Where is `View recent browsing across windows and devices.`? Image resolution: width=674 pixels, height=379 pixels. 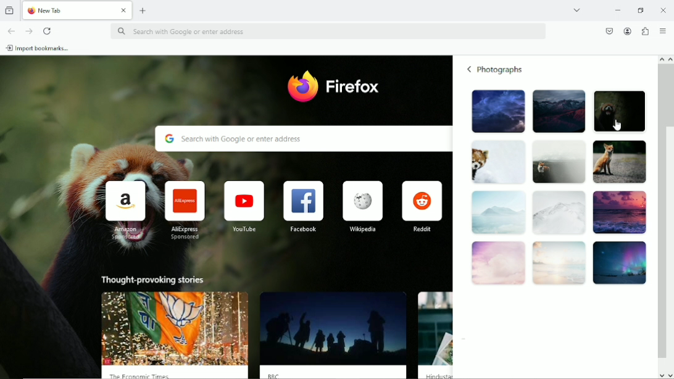 View recent browsing across windows and devices. is located at coordinates (10, 10).